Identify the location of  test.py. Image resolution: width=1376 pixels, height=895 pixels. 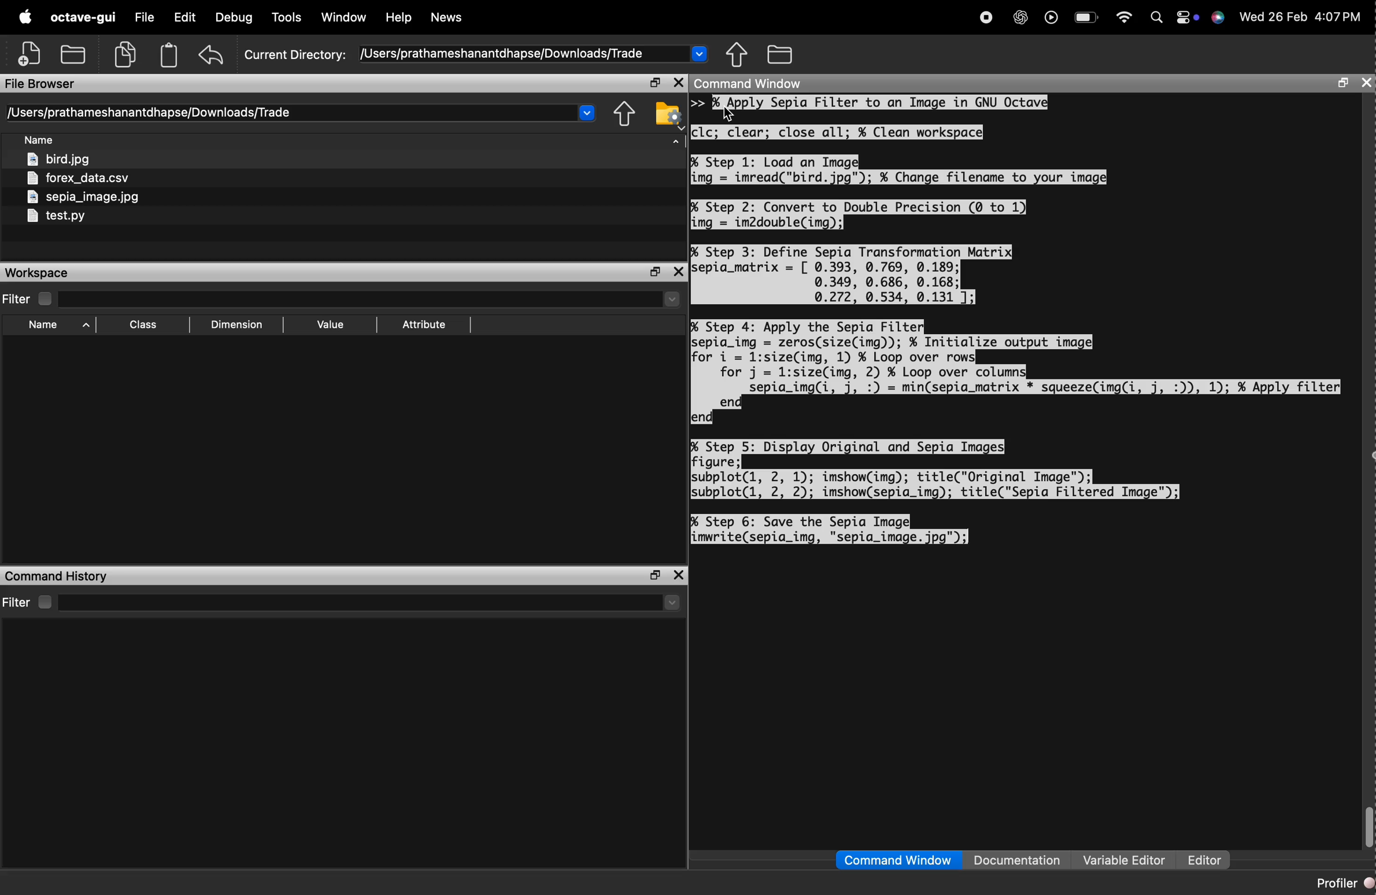
(56, 217).